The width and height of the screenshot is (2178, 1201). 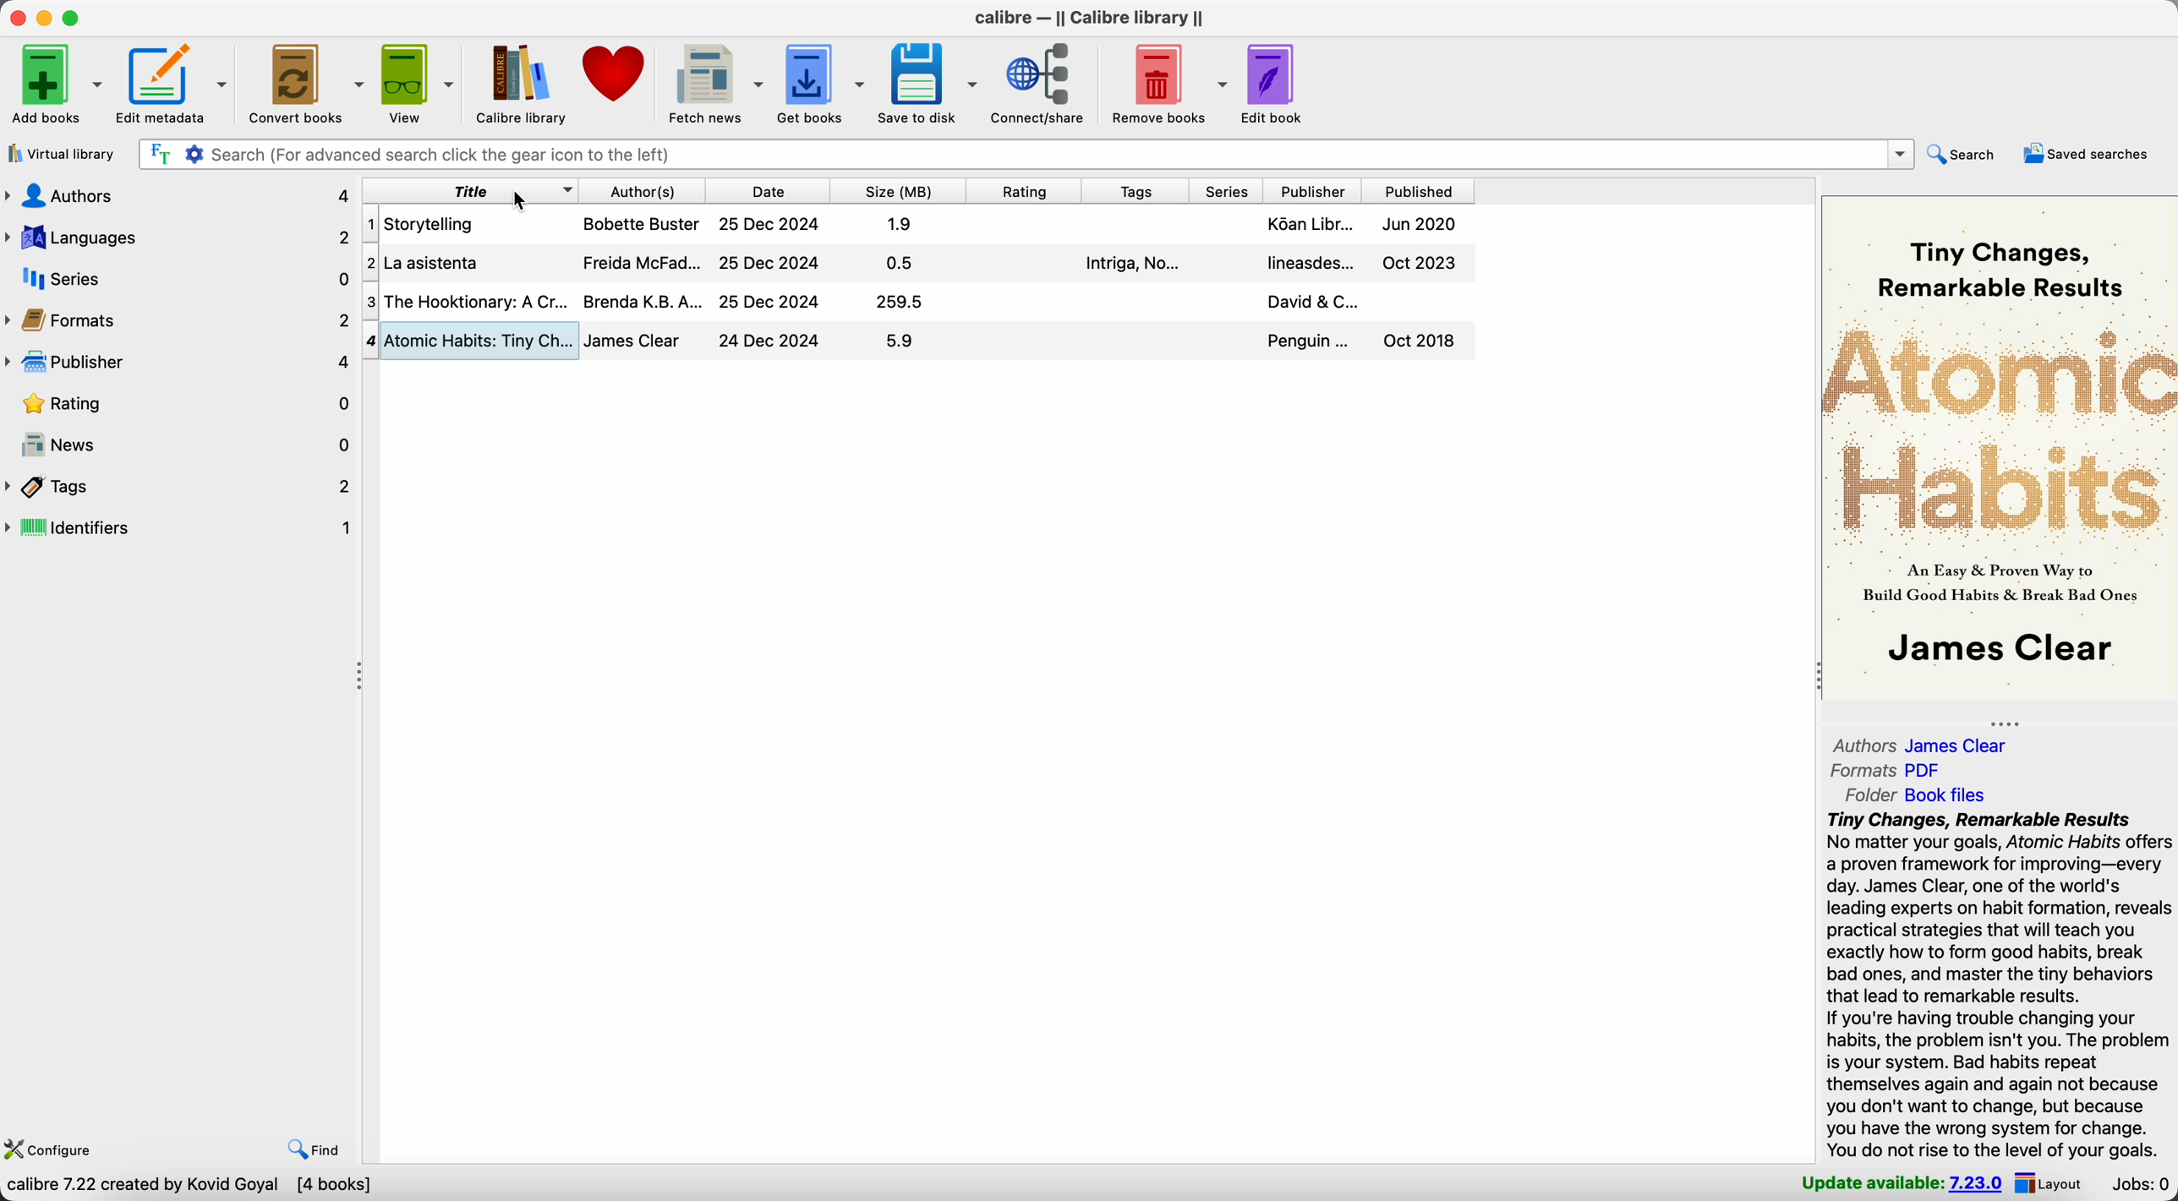 I want to click on identifiers, so click(x=181, y=529).